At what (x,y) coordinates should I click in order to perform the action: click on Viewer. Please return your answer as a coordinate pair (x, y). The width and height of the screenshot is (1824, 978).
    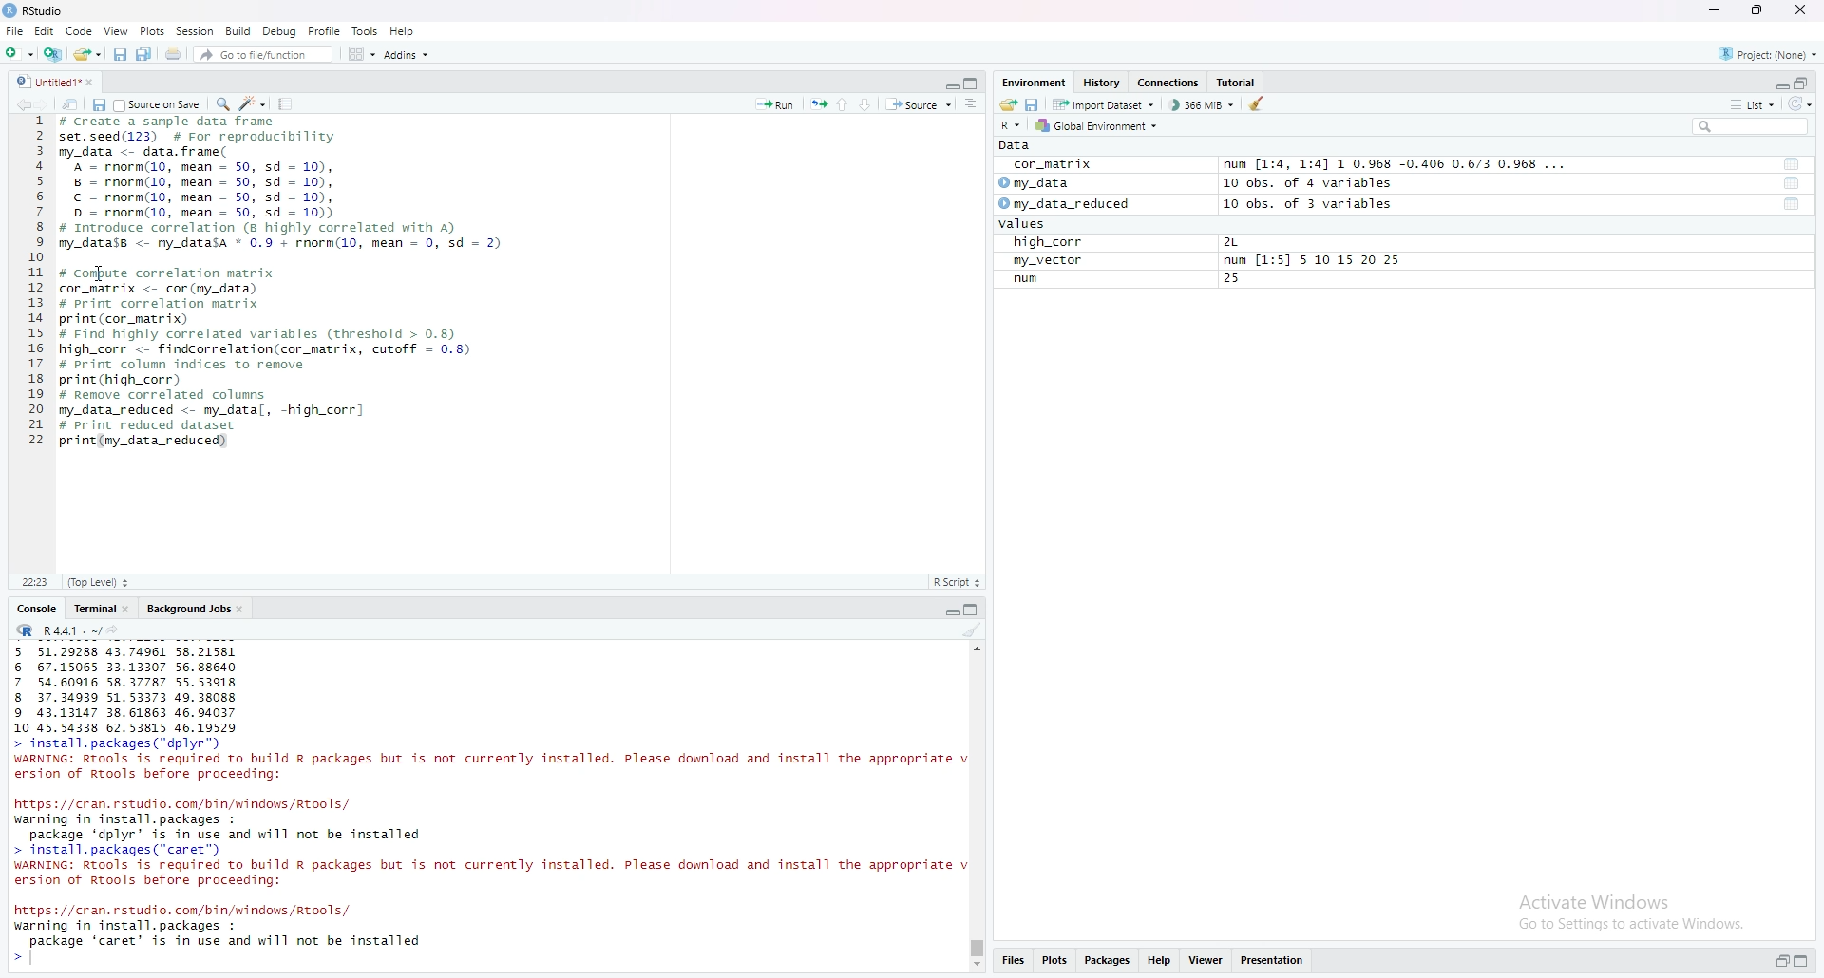
    Looking at the image, I should click on (1207, 959).